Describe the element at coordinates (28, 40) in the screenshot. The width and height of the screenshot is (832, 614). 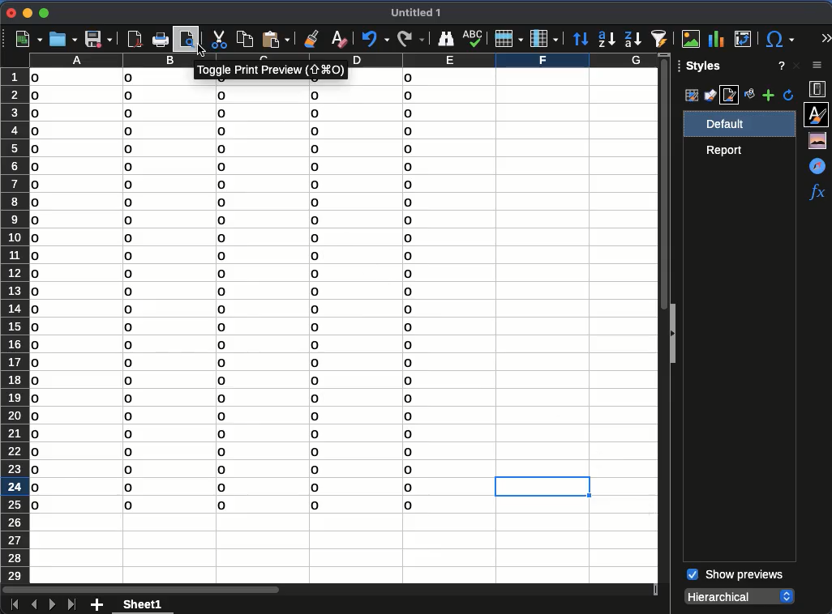
I see `new` at that location.